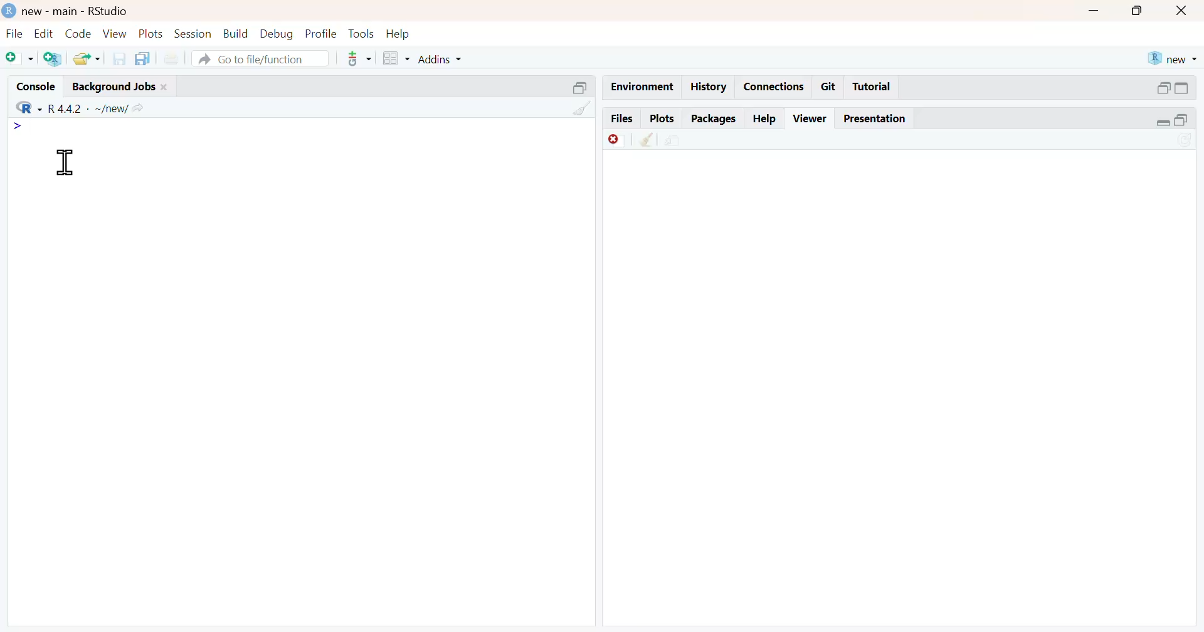 This screenshot has height=632, width=1204. I want to click on new, so click(1170, 59).